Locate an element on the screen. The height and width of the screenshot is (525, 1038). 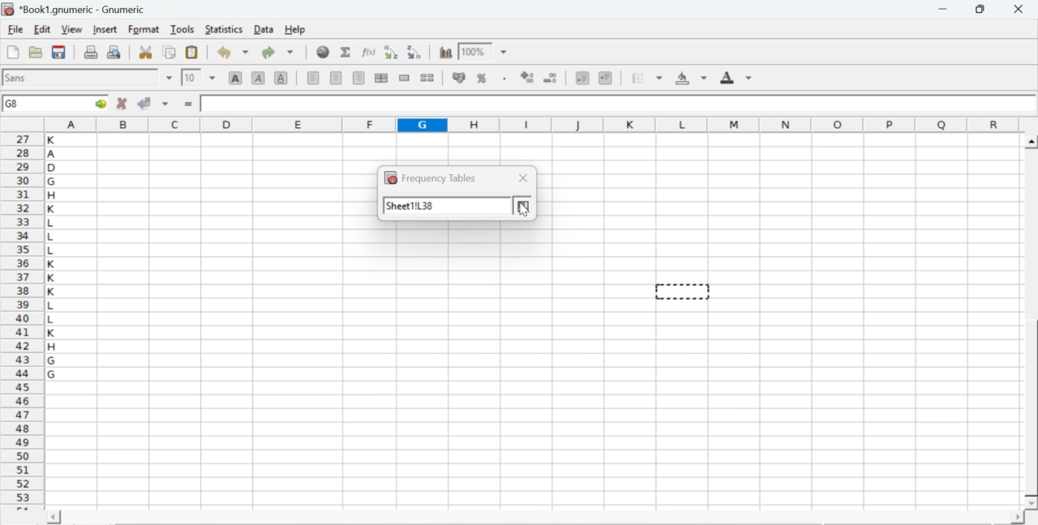
minimize is located at coordinates (944, 9).